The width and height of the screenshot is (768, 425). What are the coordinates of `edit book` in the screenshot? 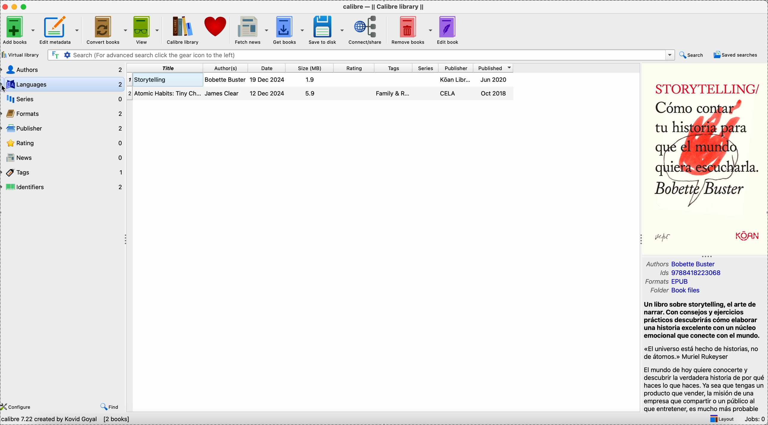 It's located at (450, 30).